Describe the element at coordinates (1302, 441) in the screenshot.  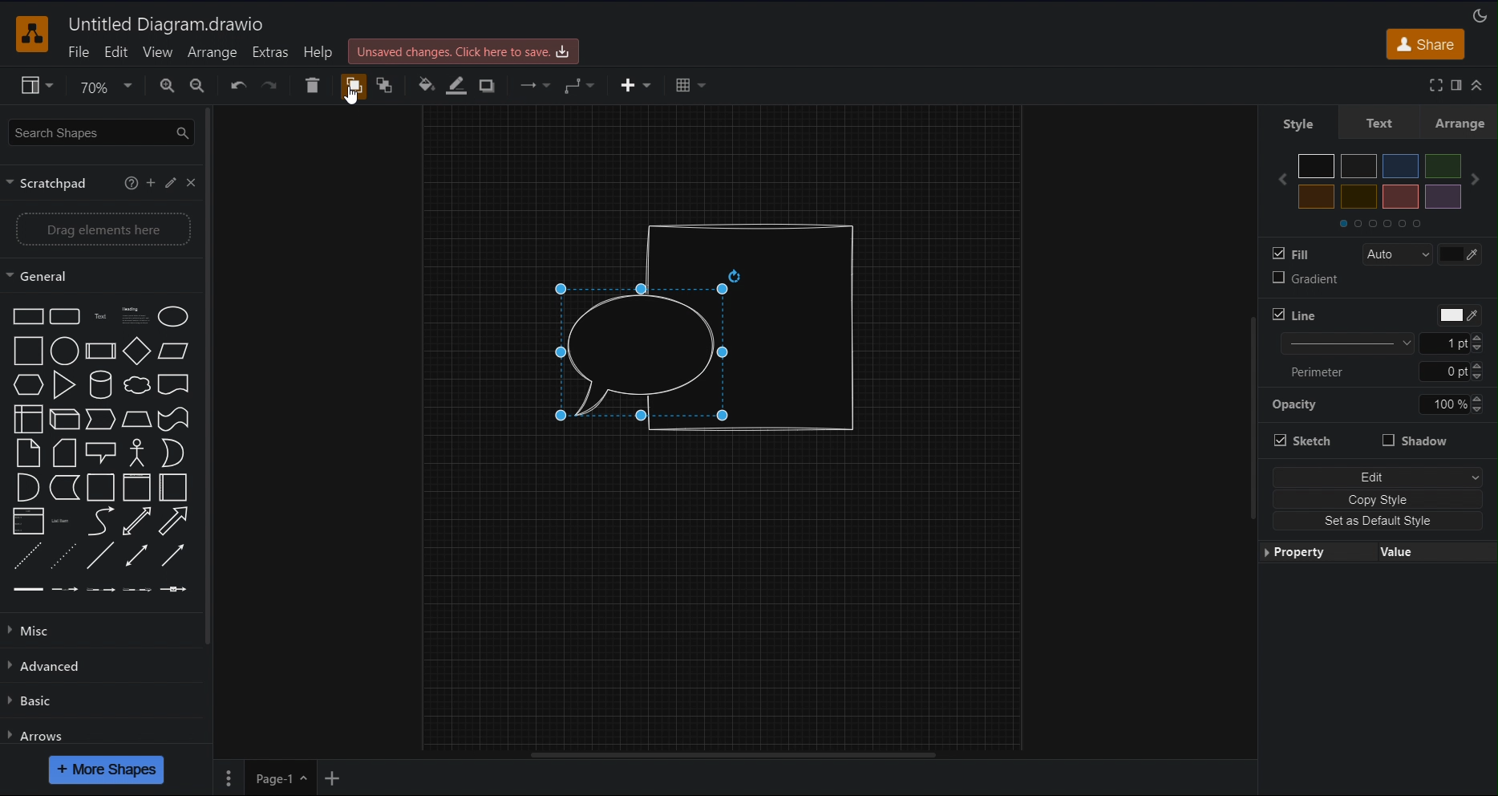
I see `Stretch` at that location.